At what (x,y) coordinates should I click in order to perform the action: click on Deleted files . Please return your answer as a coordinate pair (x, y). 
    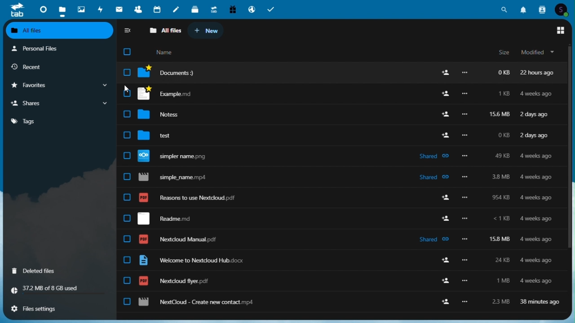
    Looking at the image, I should click on (47, 271).